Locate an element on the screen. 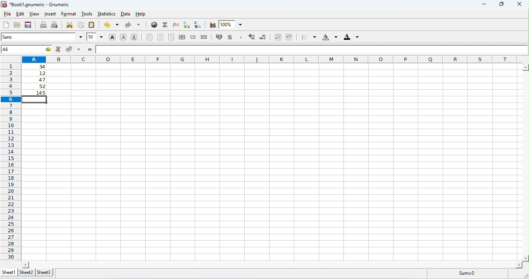  statistics is located at coordinates (106, 14).